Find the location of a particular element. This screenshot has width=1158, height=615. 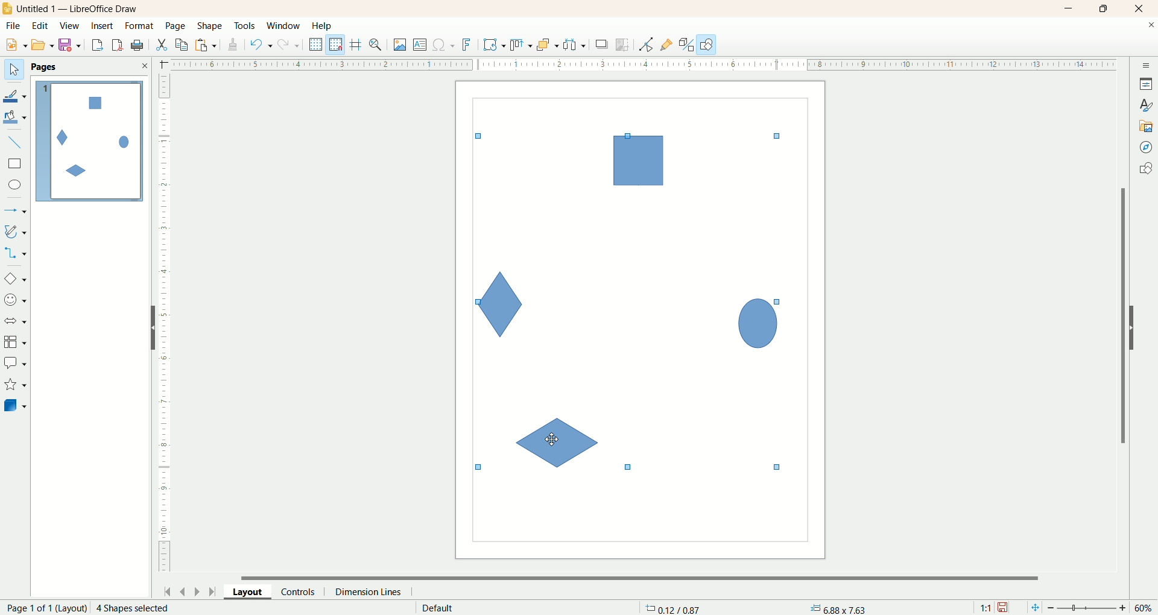

scale factor is located at coordinates (986, 608).